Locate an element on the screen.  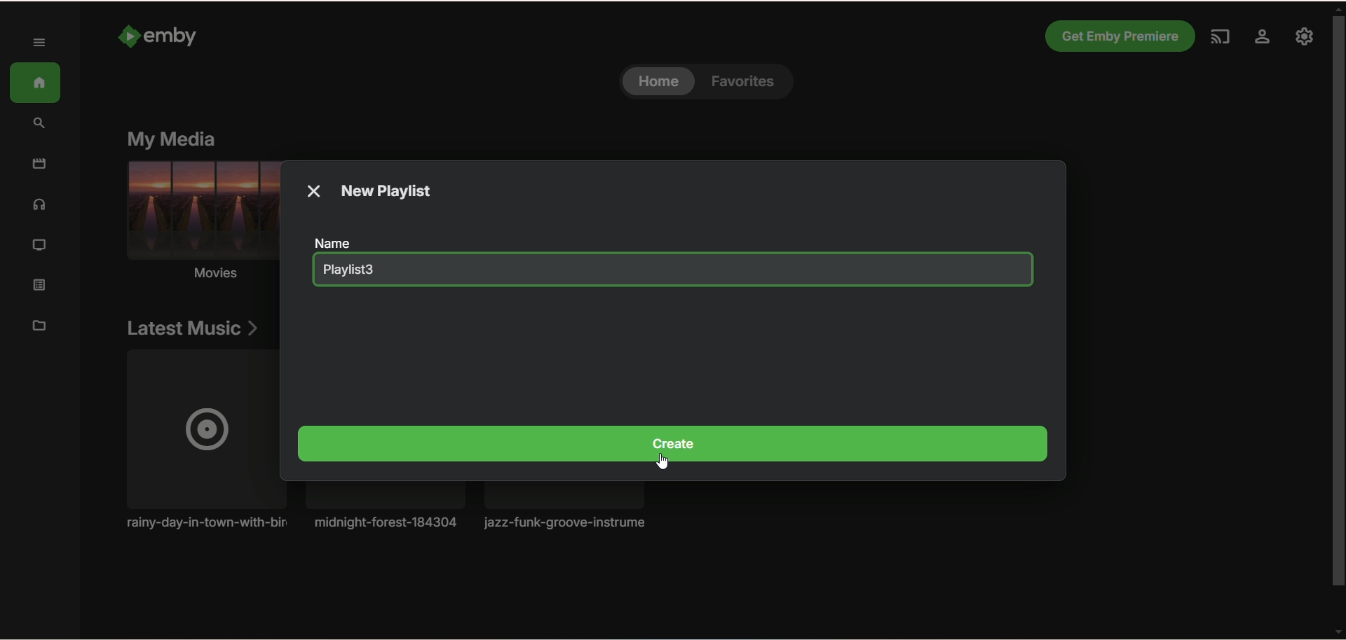
Get emby premiere is located at coordinates (1118, 36).